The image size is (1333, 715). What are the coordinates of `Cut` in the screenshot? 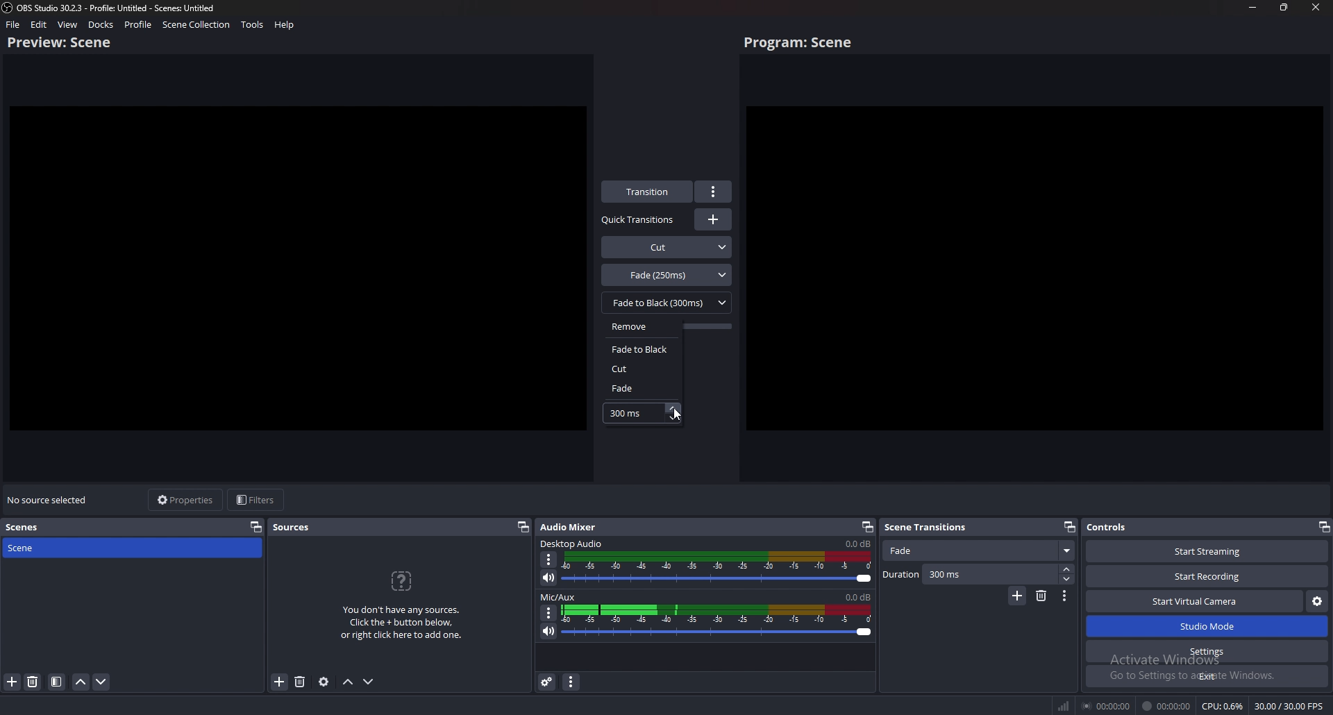 It's located at (667, 246).